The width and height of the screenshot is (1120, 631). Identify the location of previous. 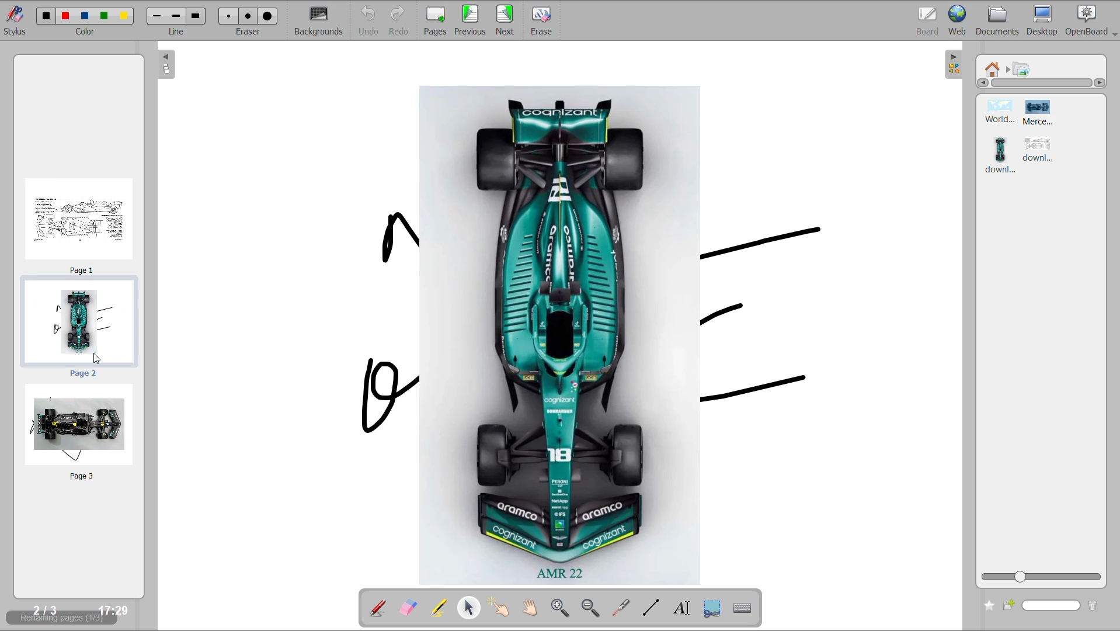
(471, 20).